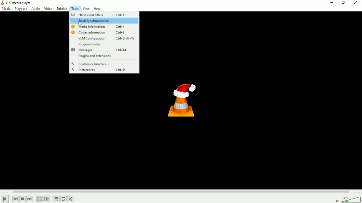 This screenshot has width=362, height=203. I want to click on Messages, so click(104, 50).